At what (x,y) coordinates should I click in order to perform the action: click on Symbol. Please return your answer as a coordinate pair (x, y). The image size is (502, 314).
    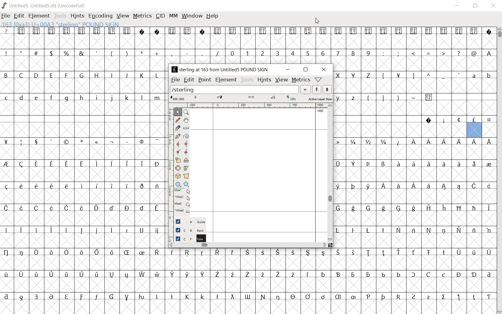
    Looking at the image, I should click on (22, 164).